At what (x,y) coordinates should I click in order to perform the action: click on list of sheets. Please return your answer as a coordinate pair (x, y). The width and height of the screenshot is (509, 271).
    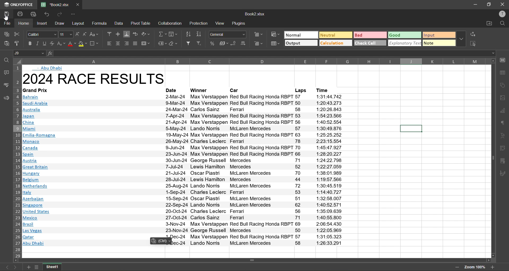
    Looking at the image, I should click on (36, 267).